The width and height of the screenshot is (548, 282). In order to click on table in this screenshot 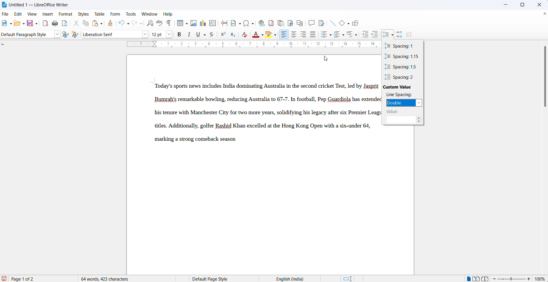, I will do `click(100, 13)`.